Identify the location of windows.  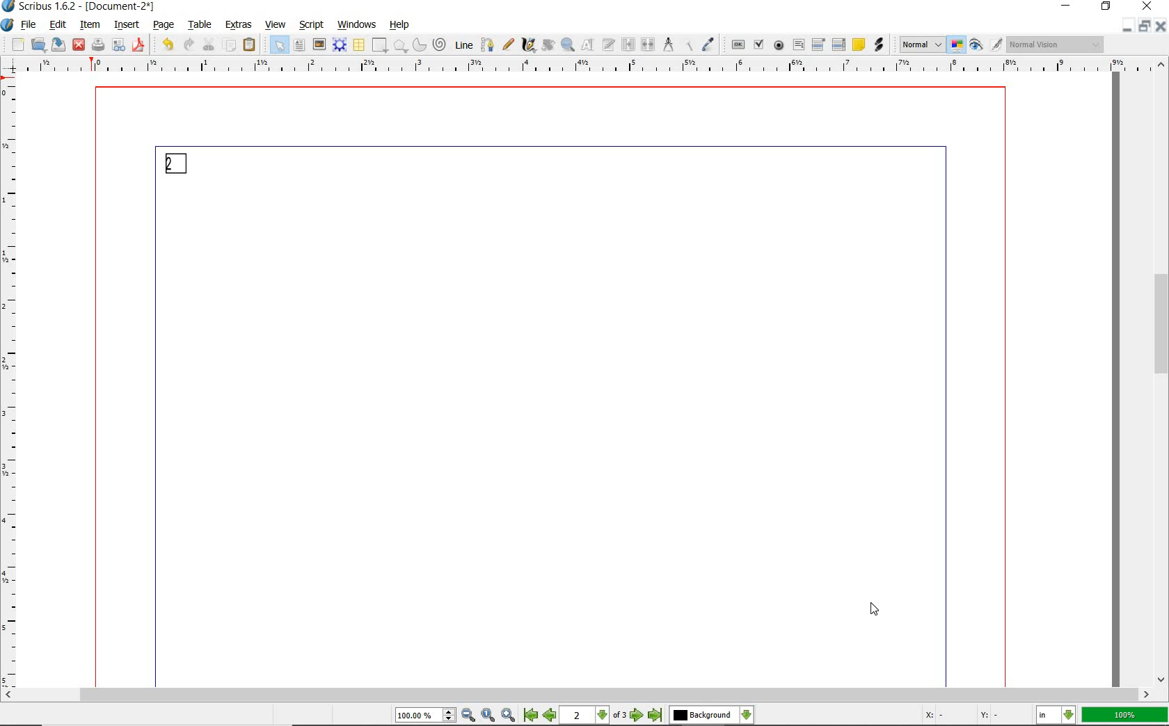
(357, 24).